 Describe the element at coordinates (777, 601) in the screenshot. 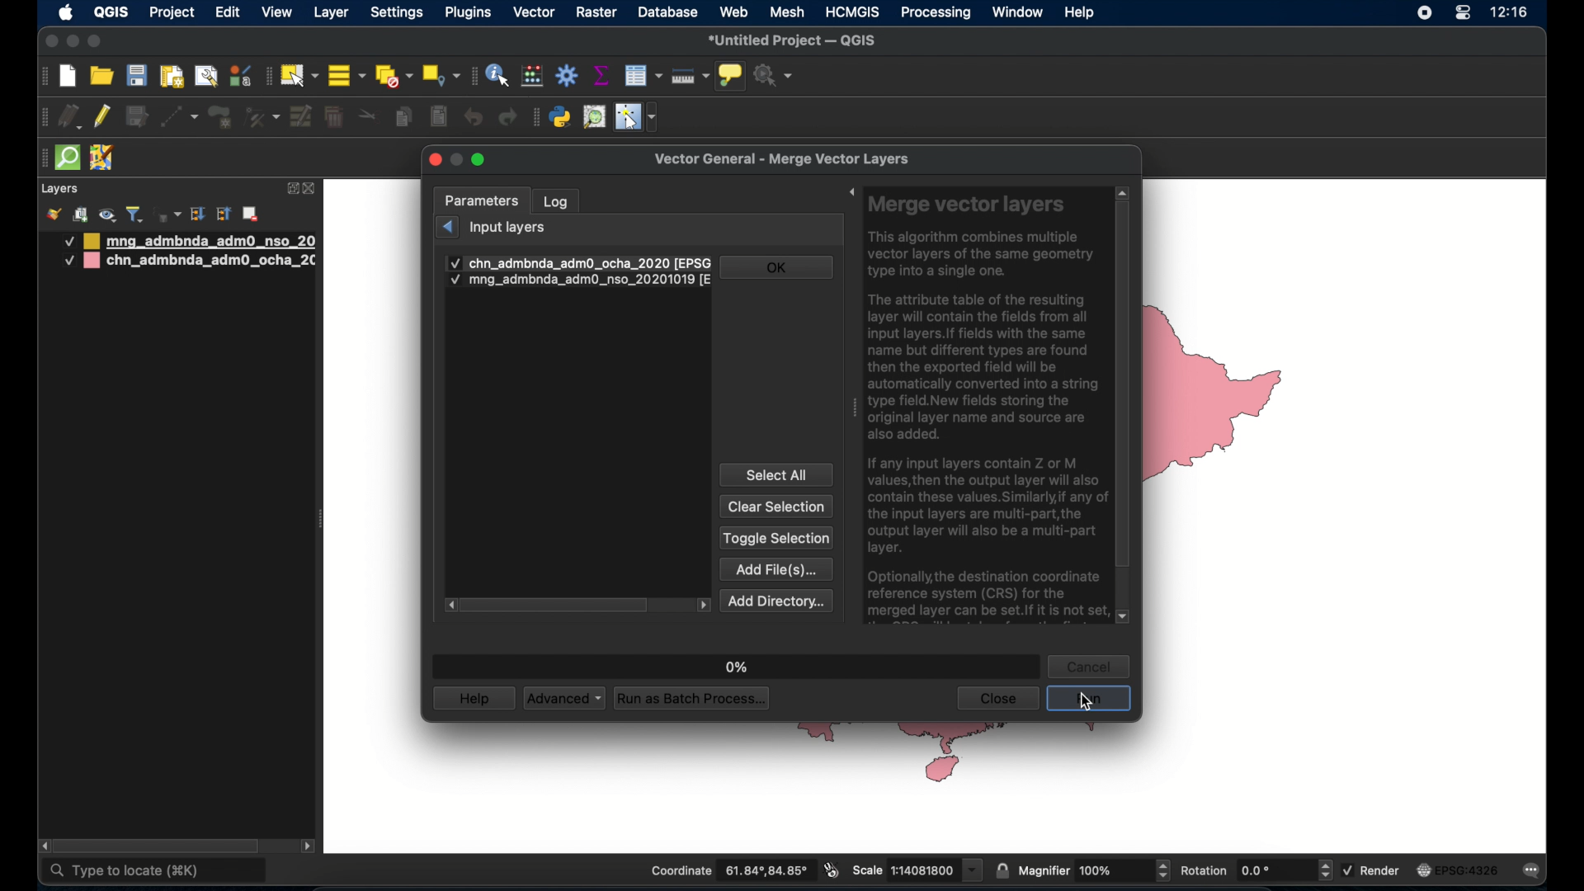

I see `add directory` at that location.